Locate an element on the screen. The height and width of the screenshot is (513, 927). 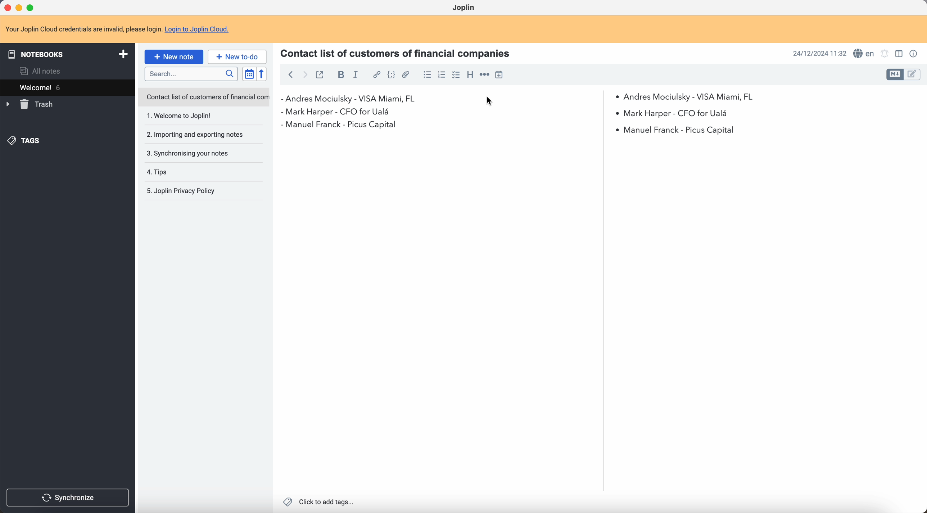
hyperlink is located at coordinates (376, 75).